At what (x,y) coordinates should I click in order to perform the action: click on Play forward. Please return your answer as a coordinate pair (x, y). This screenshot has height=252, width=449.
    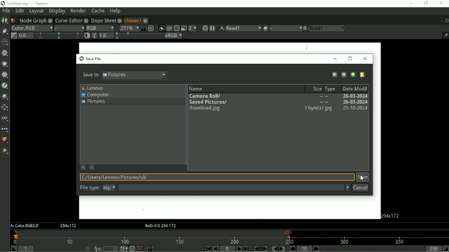
    Looking at the image, I should click on (239, 248).